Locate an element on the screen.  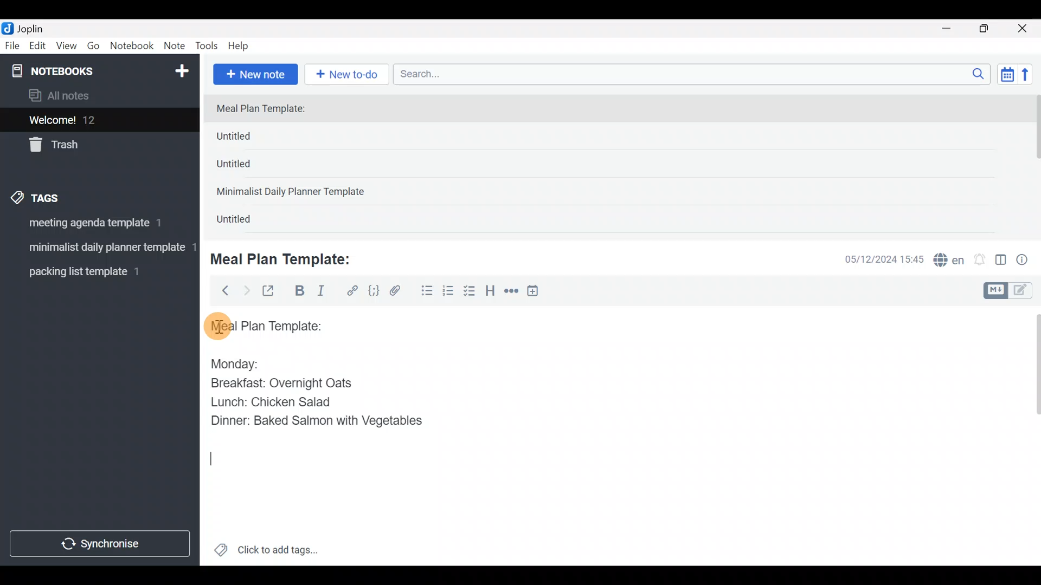
All notes is located at coordinates (97, 96).